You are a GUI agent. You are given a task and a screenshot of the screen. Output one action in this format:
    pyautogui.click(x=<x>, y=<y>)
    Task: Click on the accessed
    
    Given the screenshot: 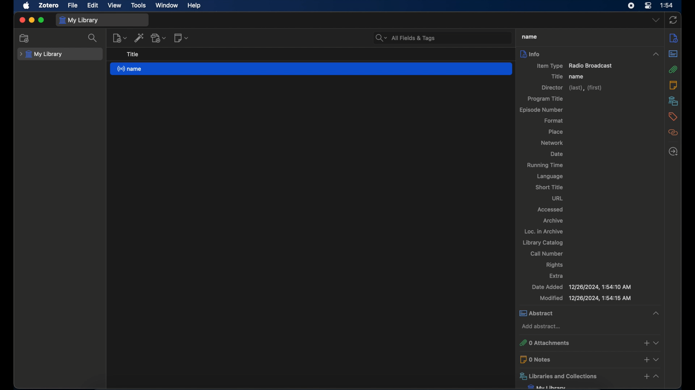 What is the action you would take?
    pyautogui.click(x=550, y=209)
    